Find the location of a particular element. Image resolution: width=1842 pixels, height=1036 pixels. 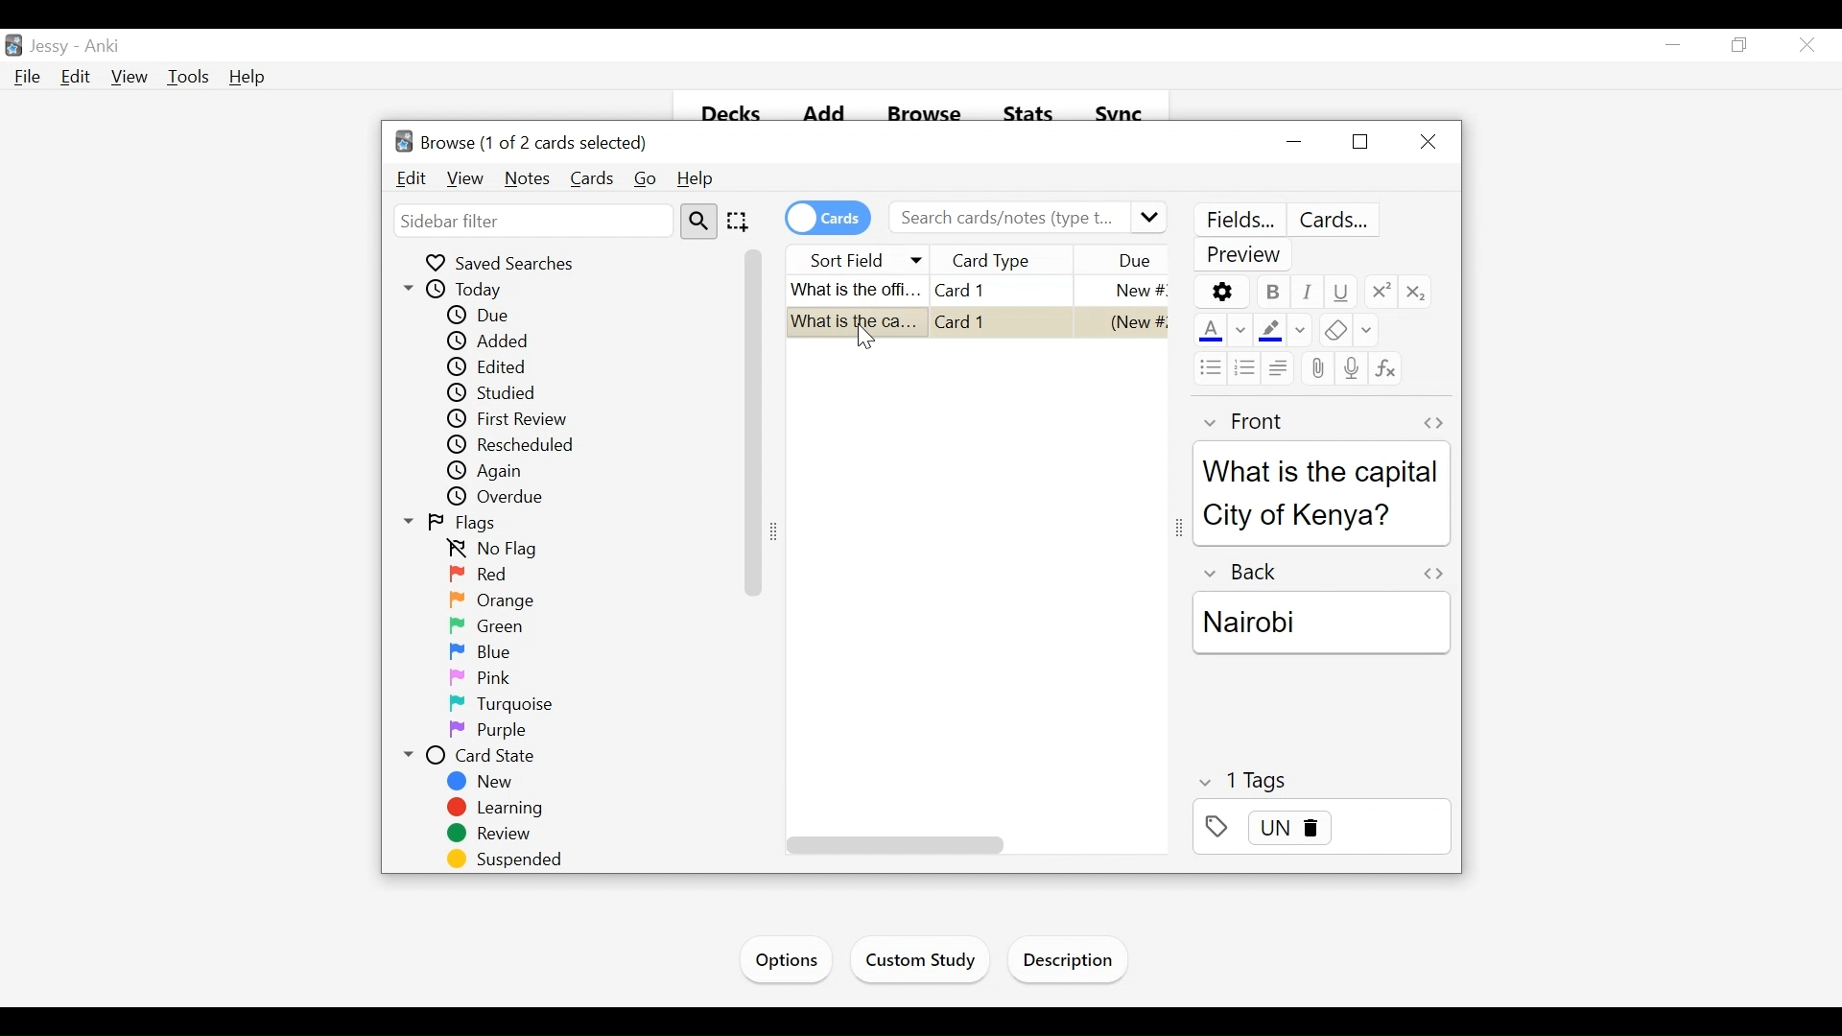

Flags is located at coordinates (454, 525).